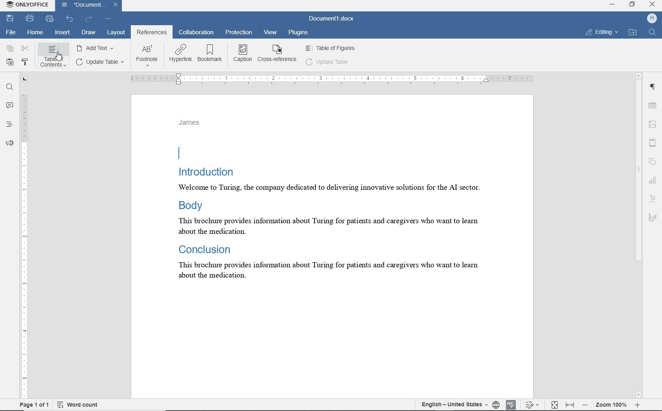 The image size is (662, 411). I want to click on copy style, so click(26, 61).